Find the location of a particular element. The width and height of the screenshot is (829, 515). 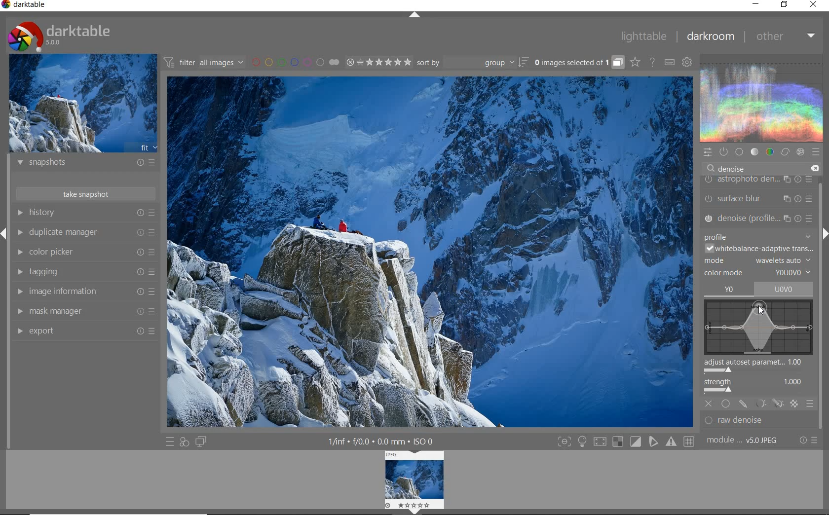

tone is located at coordinates (754, 151).